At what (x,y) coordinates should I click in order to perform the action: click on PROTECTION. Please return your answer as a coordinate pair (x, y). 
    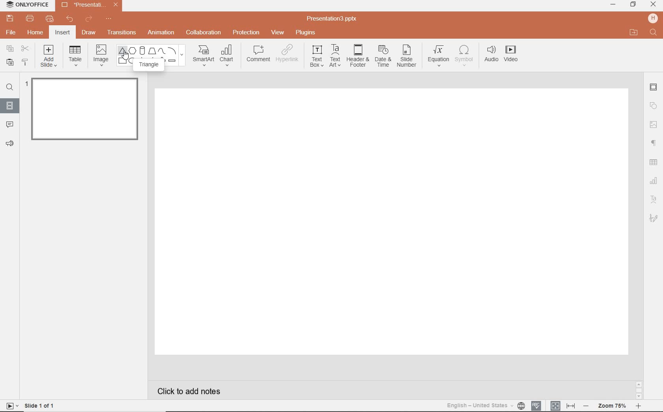
    Looking at the image, I should click on (247, 32).